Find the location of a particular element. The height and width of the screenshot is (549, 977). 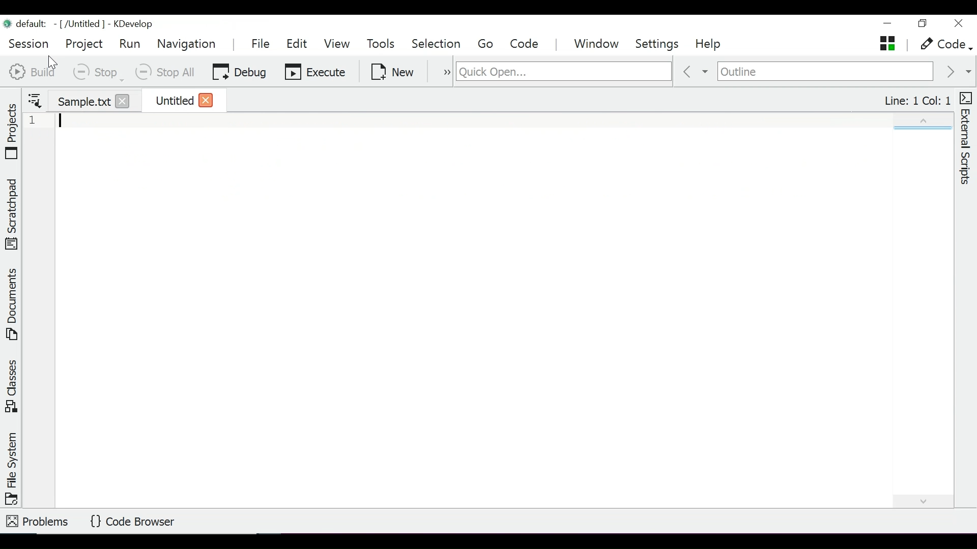

Toggle Documents tool view is located at coordinates (12, 303).